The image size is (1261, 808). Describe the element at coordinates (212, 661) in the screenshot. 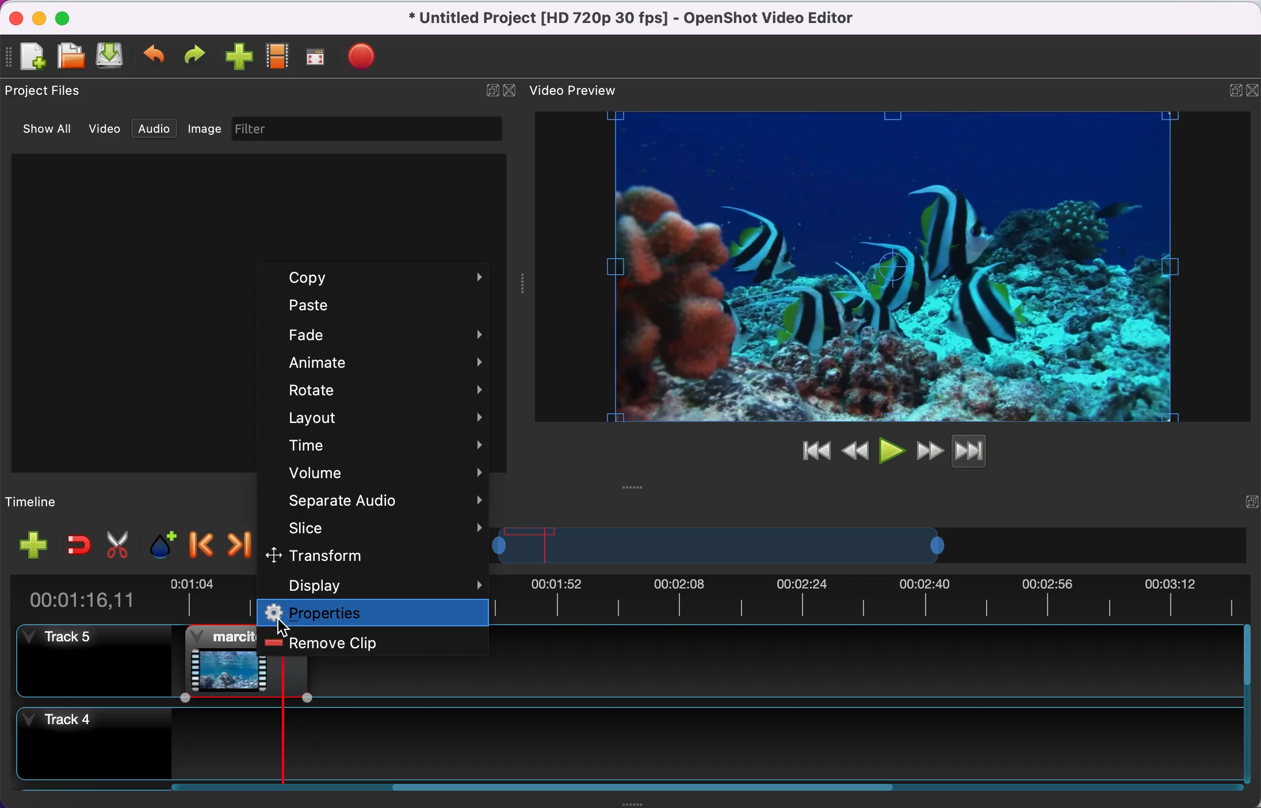

I see `video clip` at that location.